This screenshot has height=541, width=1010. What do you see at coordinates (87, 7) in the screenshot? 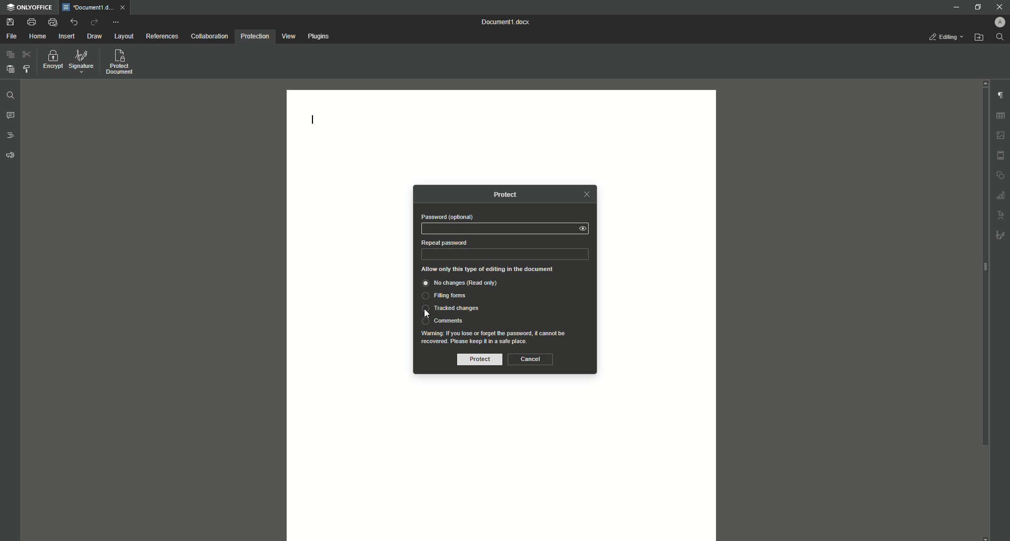
I see `Document1.docx` at bounding box center [87, 7].